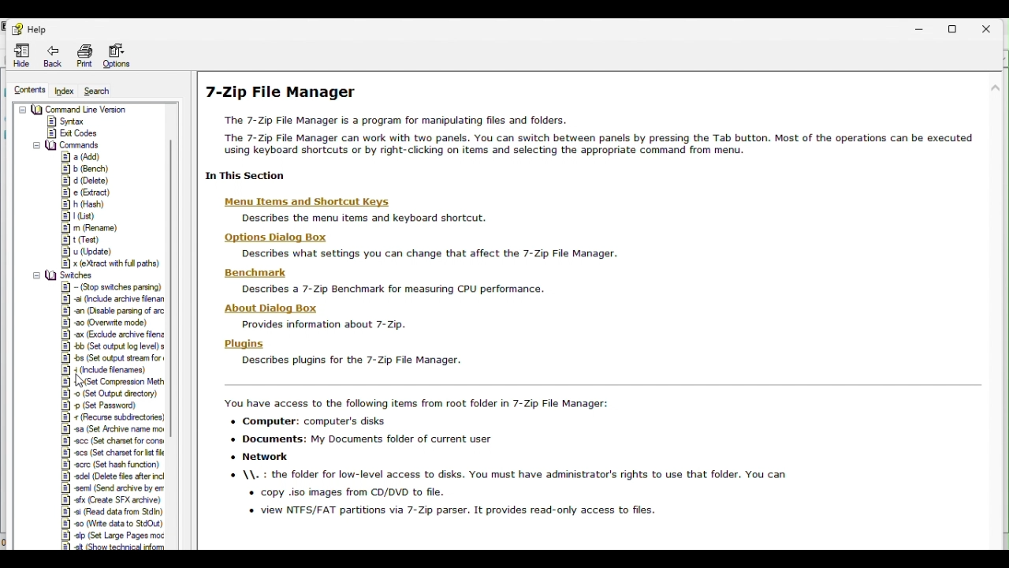 This screenshot has width=1009, height=568. Describe the element at coordinates (396, 290) in the screenshot. I see `description text` at that location.